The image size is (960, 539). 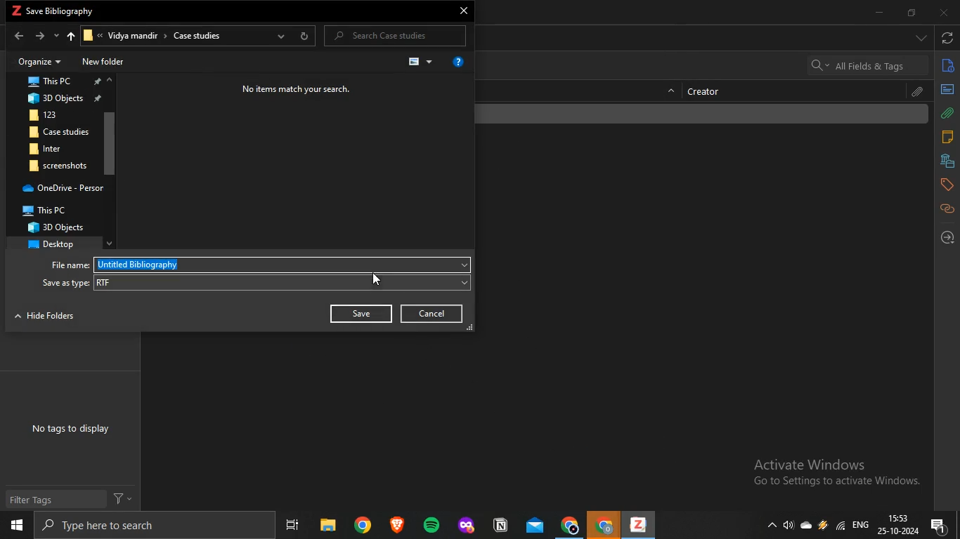 What do you see at coordinates (37, 37) in the screenshot?
I see `forward` at bounding box center [37, 37].